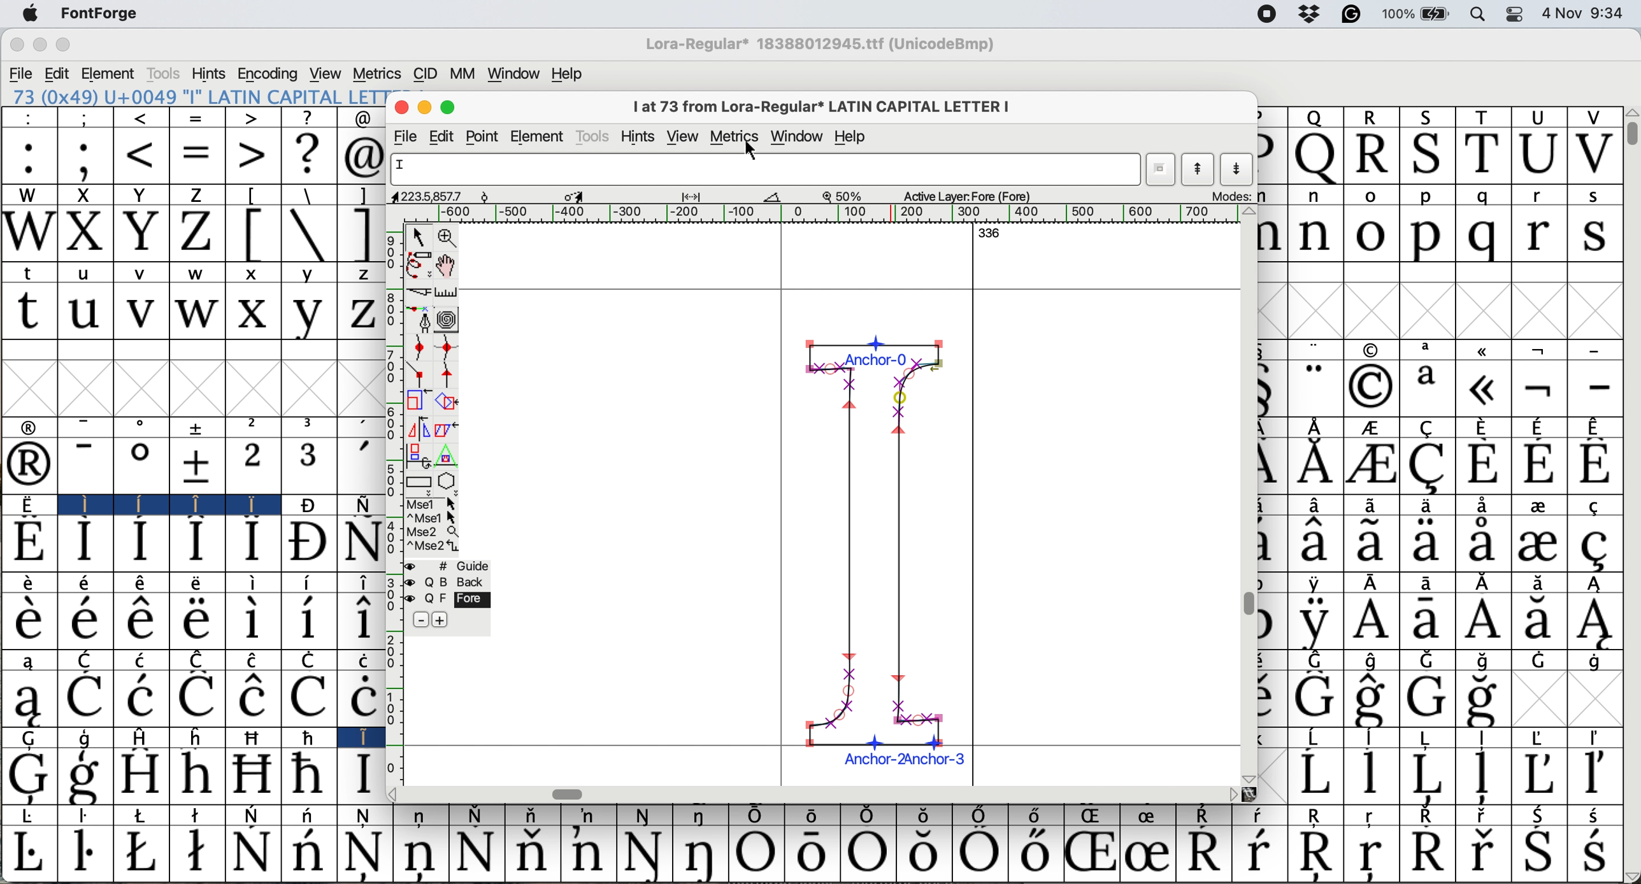 This screenshot has width=1641, height=884. What do you see at coordinates (1370, 386) in the screenshot?
I see `Symbol` at bounding box center [1370, 386].